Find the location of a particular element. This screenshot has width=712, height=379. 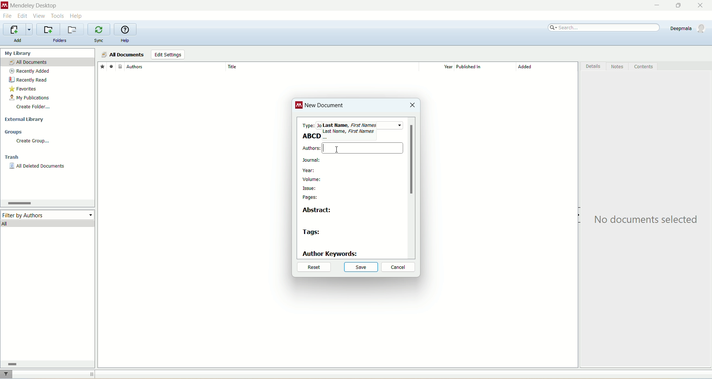

online help guide for mendeley is located at coordinates (126, 30).